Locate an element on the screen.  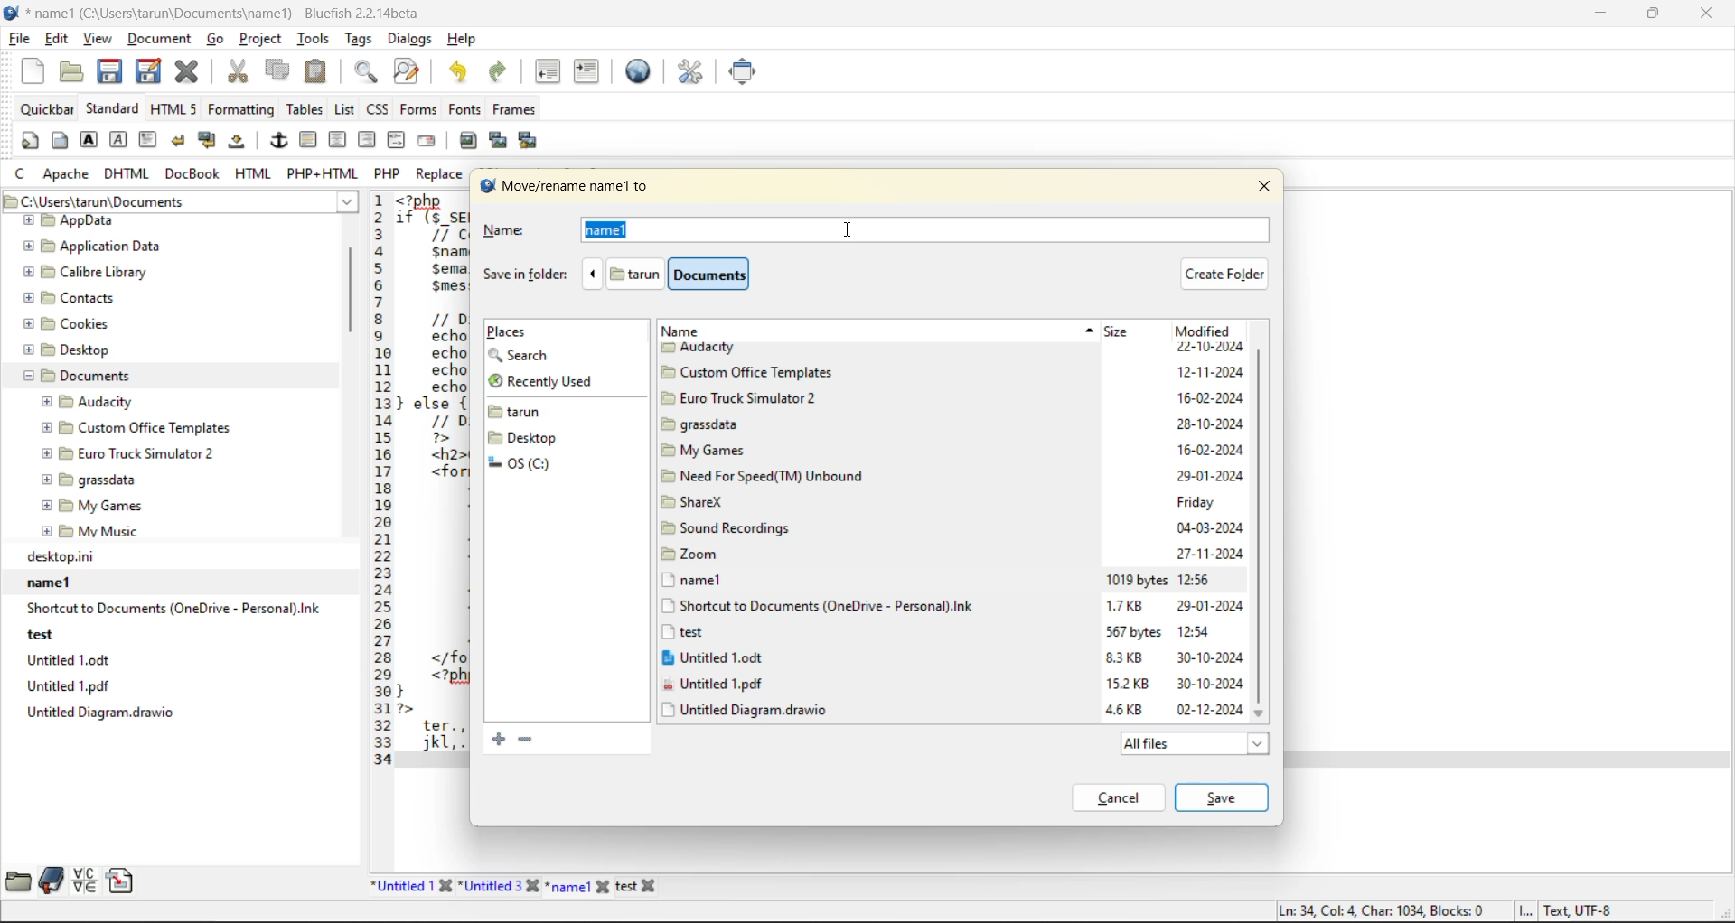
go is located at coordinates (215, 40).